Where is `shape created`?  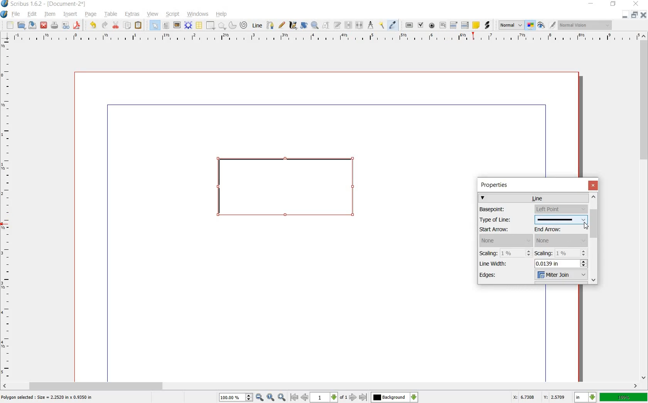
shape created is located at coordinates (286, 190).